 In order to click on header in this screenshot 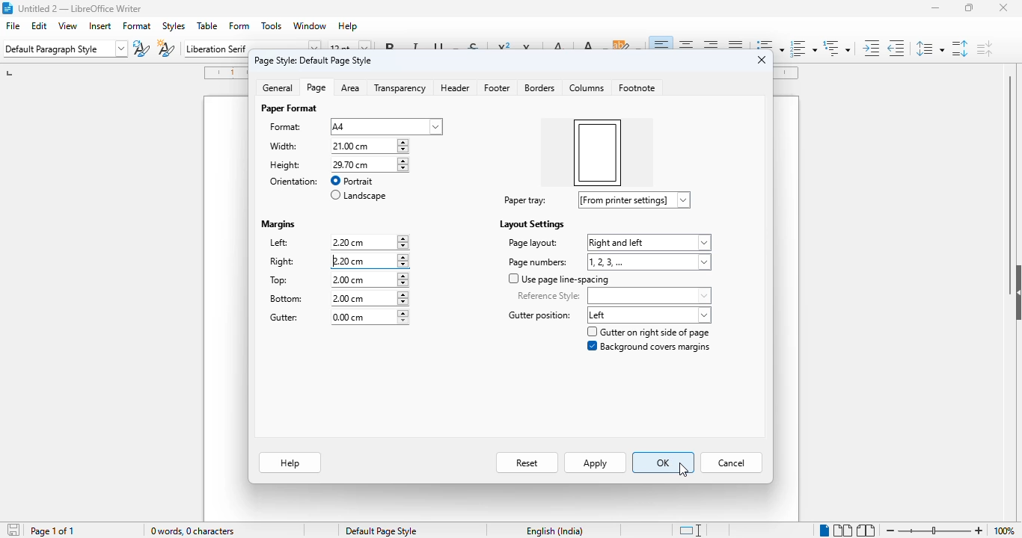, I will do `click(455, 87)`.